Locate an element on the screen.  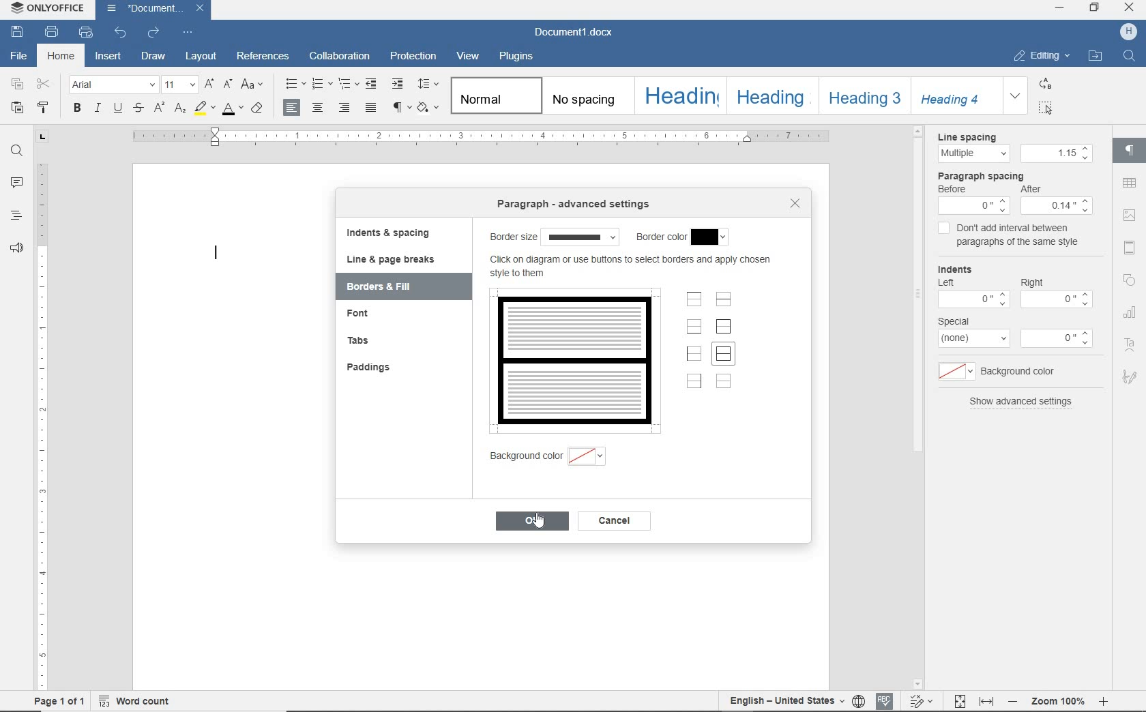
RESTORE is located at coordinates (1096, 9).